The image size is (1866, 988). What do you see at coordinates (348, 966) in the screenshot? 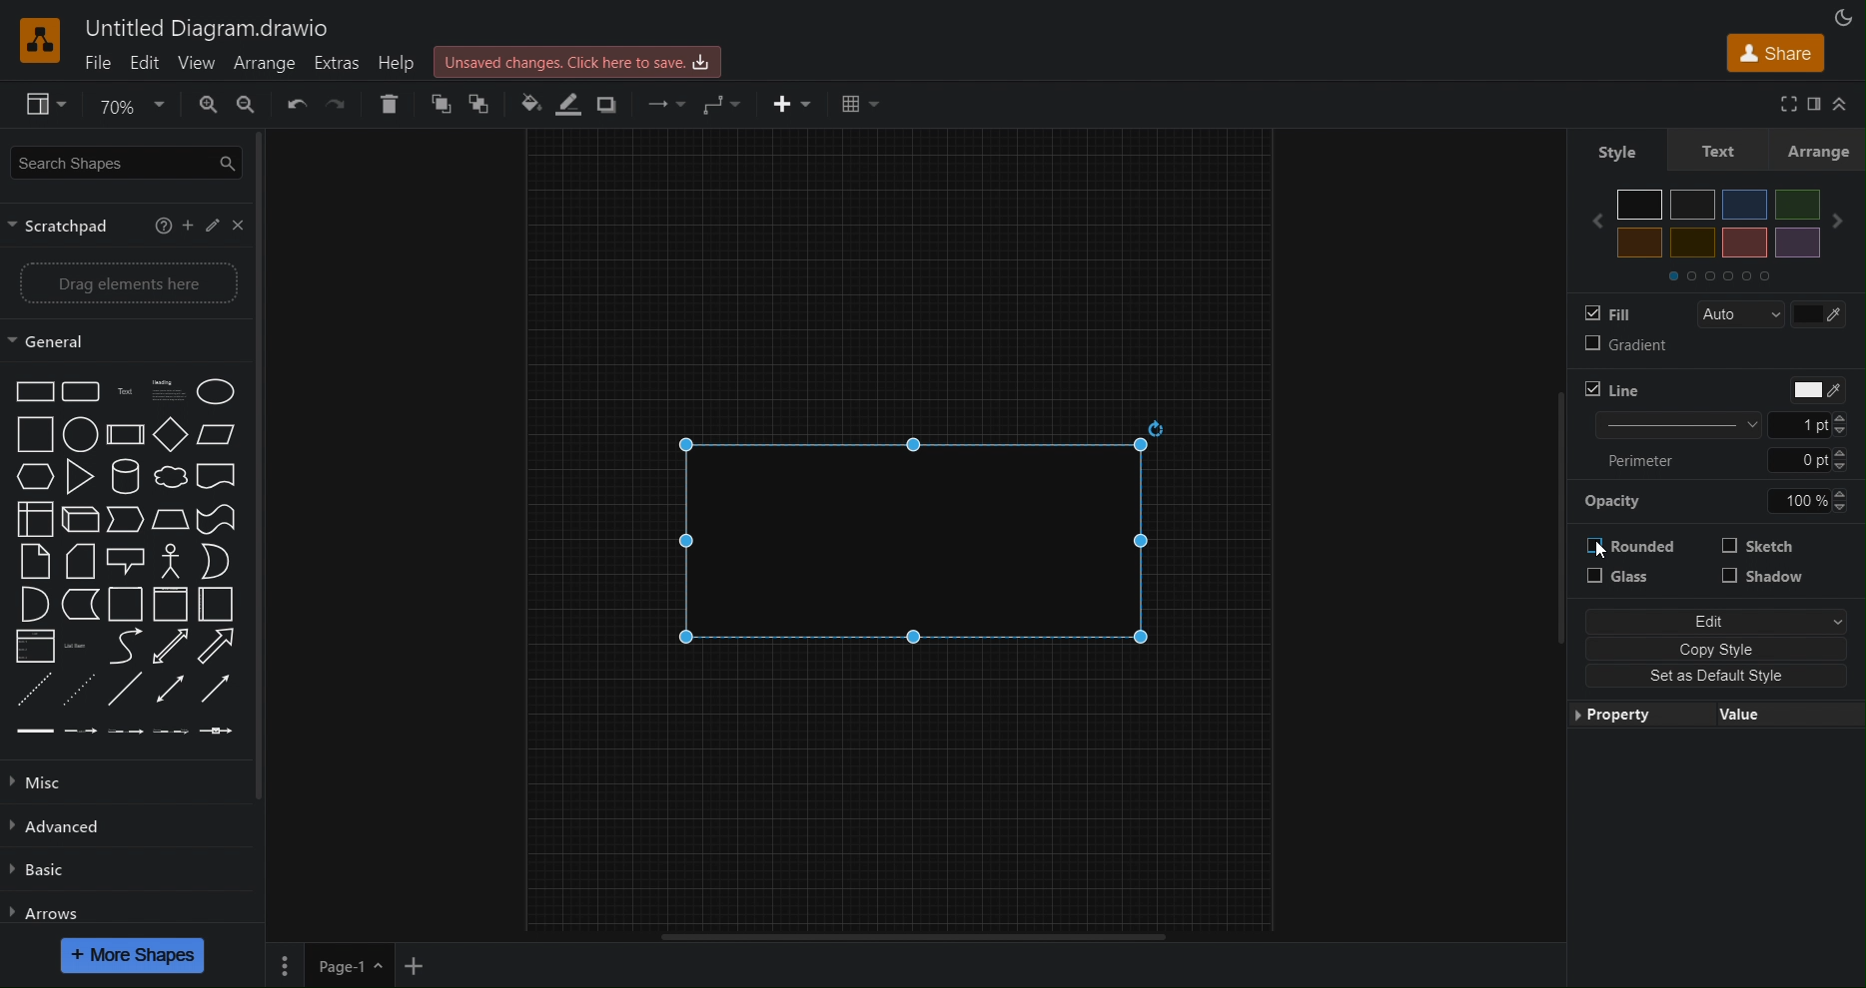
I see `Page 1` at bounding box center [348, 966].